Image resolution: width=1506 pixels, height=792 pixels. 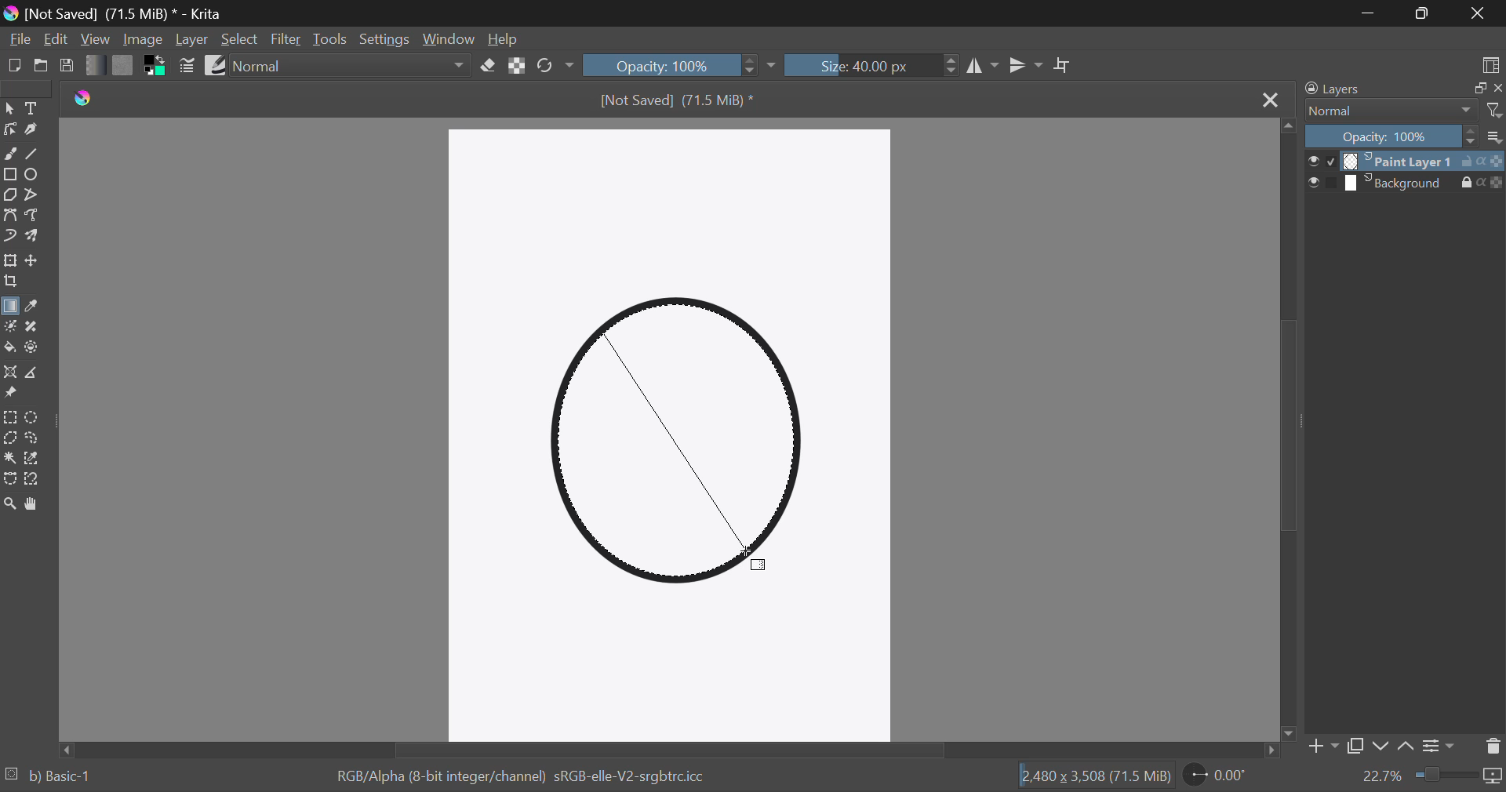 I want to click on Minimize, so click(x=1424, y=14).